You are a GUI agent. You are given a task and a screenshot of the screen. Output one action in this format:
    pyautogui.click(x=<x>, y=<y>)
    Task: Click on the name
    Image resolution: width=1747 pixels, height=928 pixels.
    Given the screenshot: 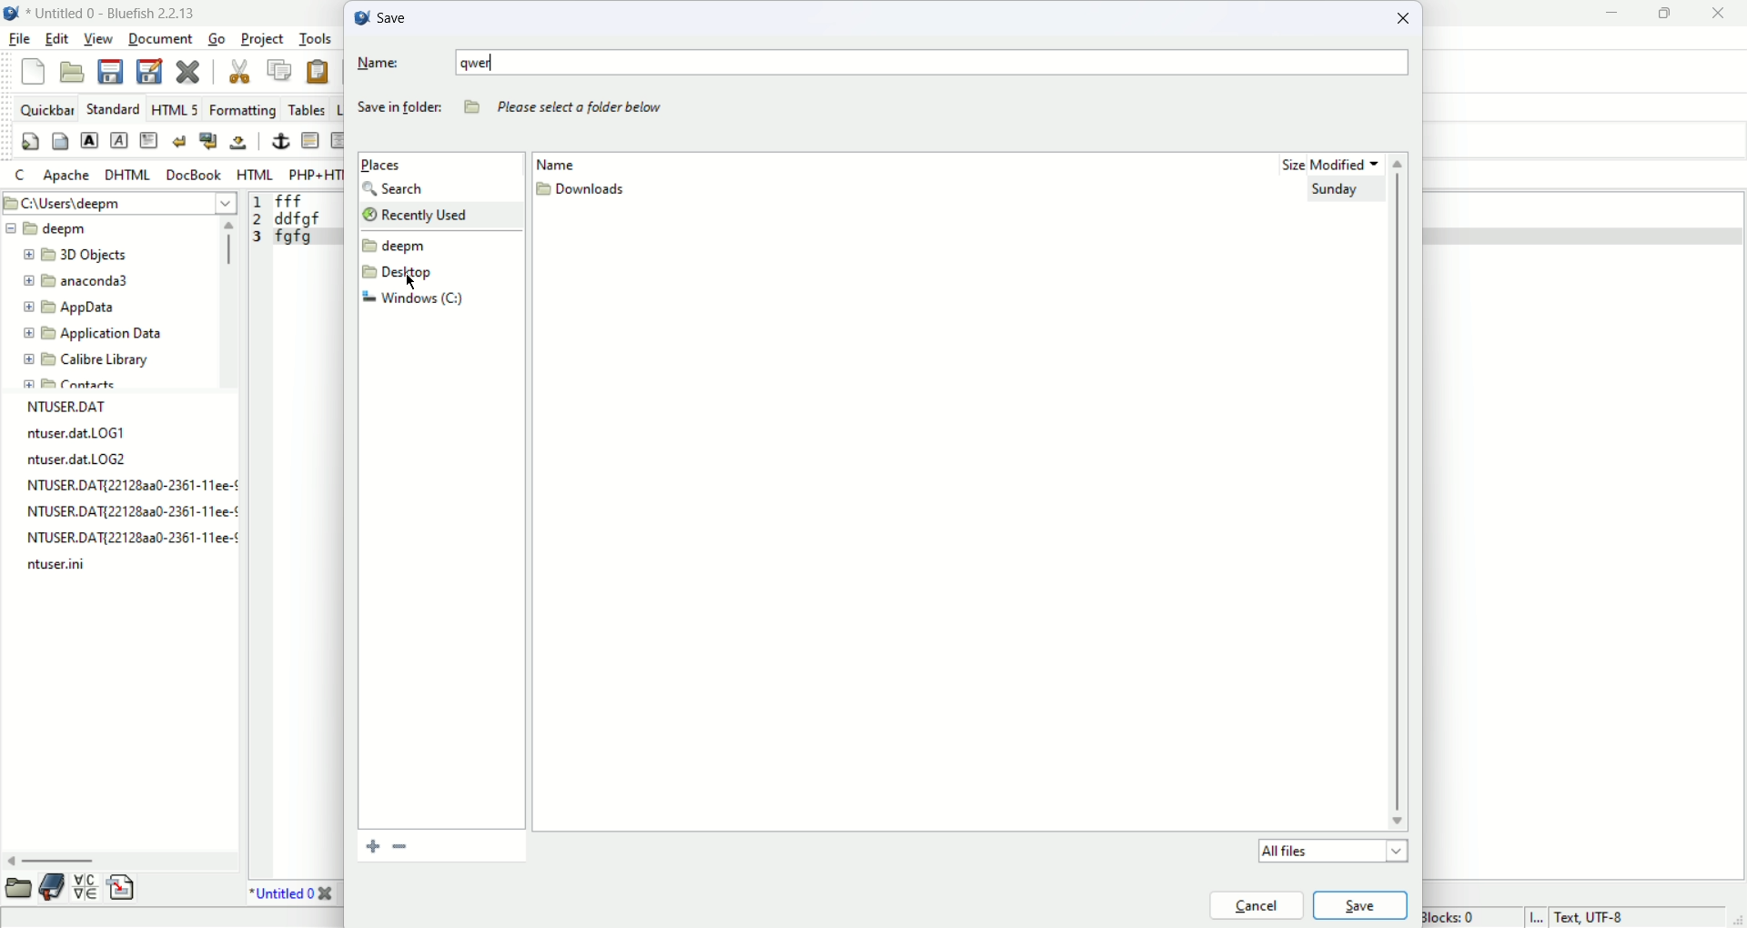 What is the action you would take?
    pyautogui.click(x=574, y=162)
    